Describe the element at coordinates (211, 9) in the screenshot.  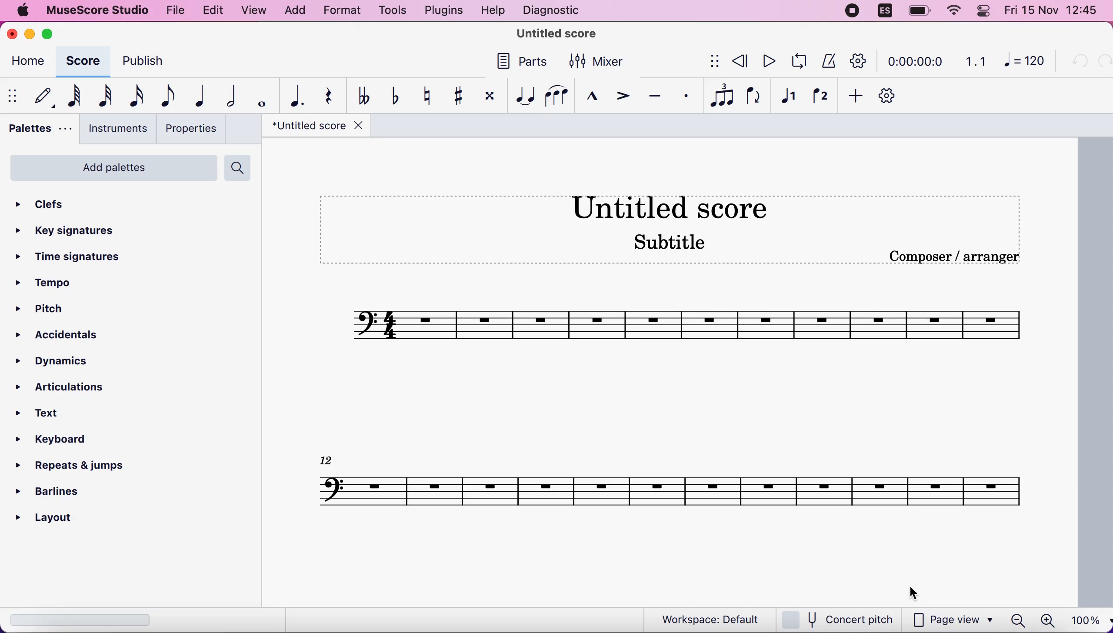
I see `edit` at that location.